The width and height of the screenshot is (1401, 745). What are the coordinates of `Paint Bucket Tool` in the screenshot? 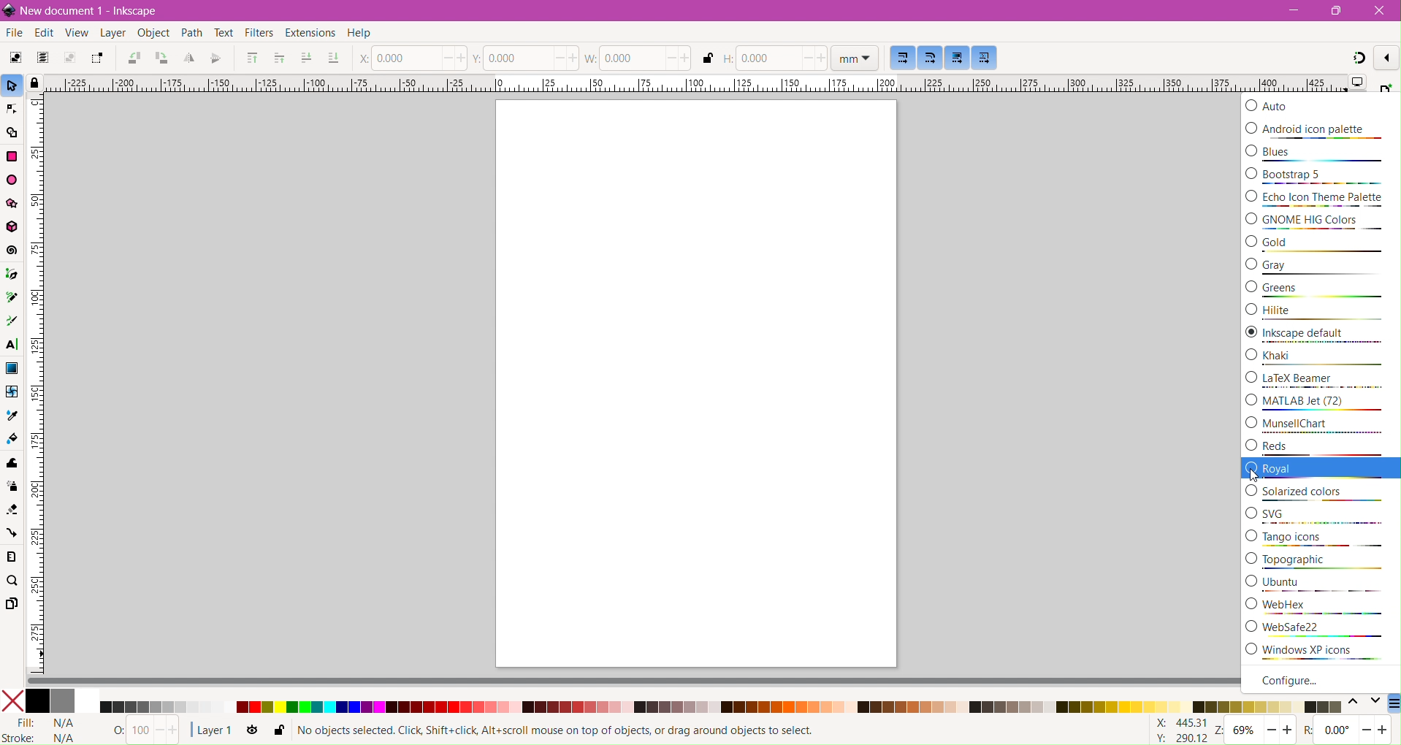 It's located at (12, 438).